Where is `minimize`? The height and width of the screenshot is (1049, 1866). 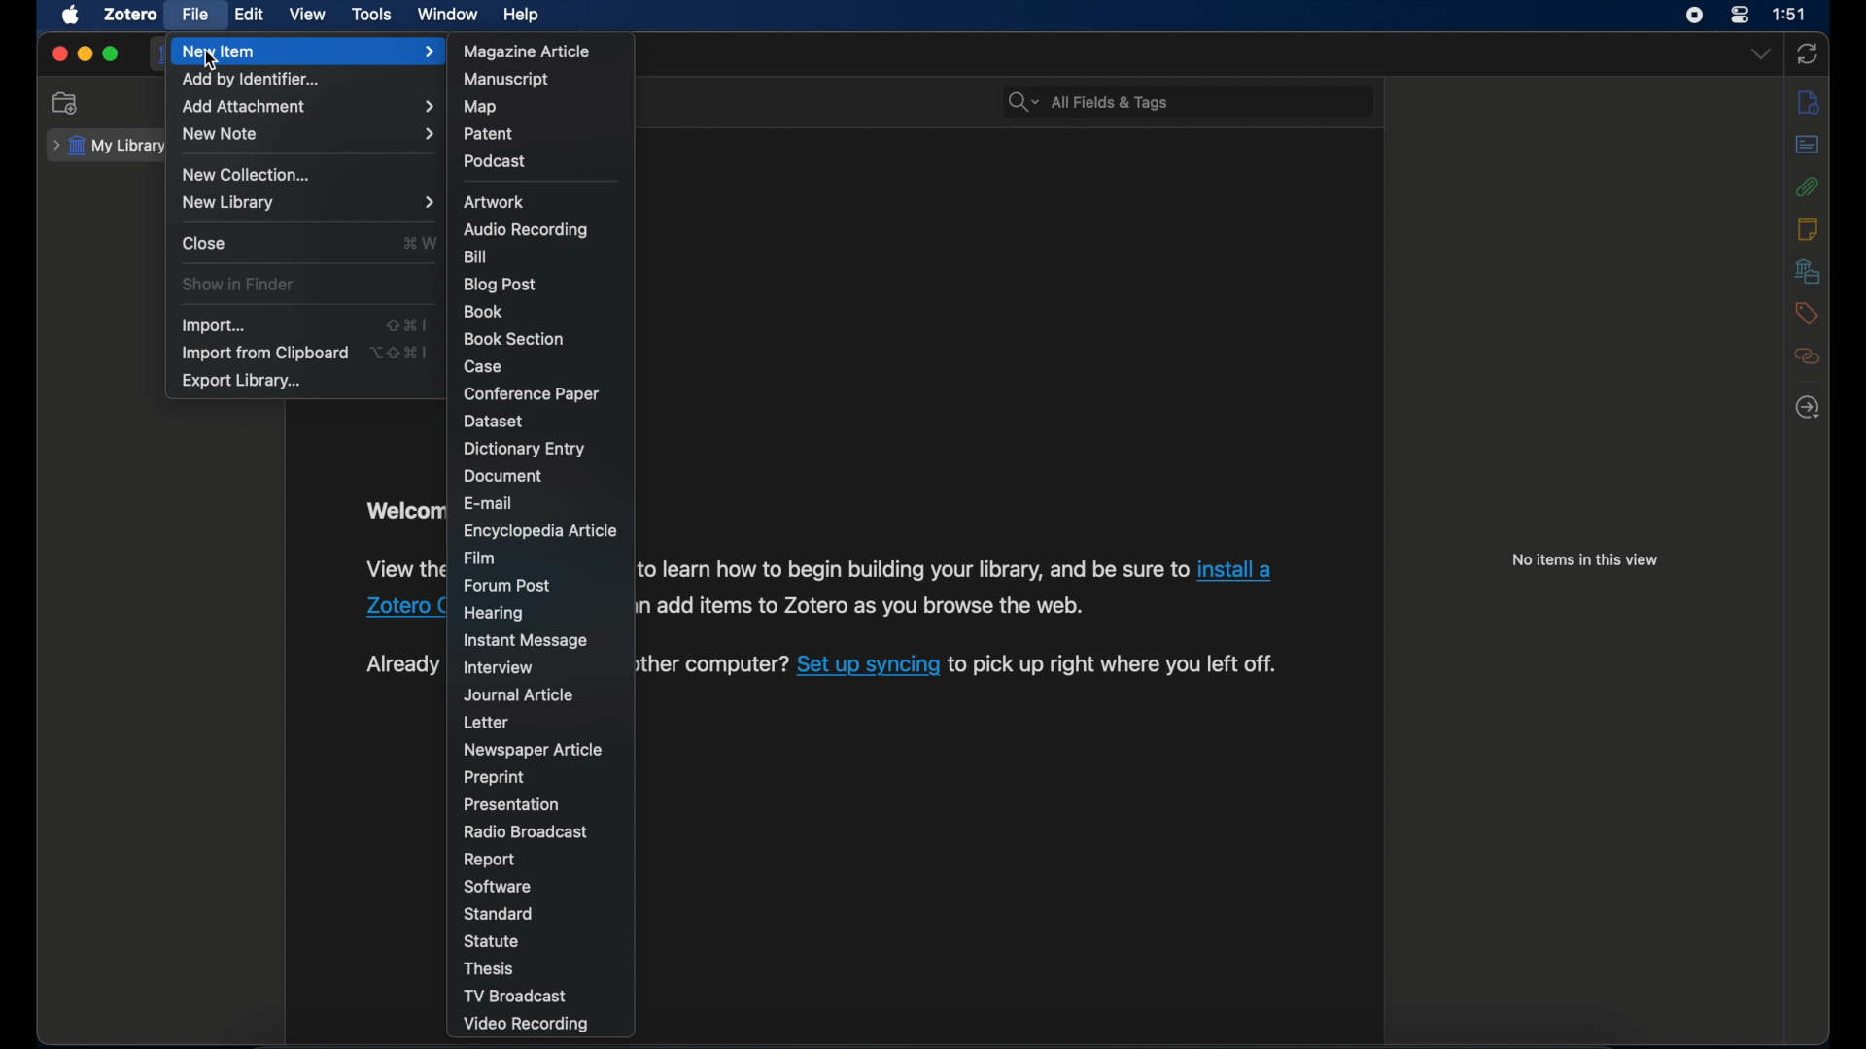 minimize is located at coordinates (84, 53).